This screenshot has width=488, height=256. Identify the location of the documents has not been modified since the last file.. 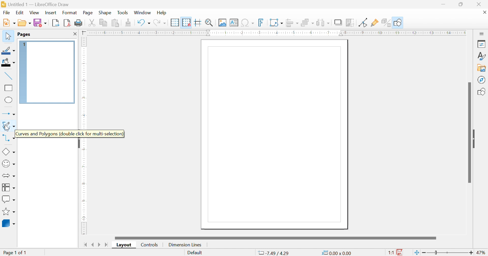
(401, 253).